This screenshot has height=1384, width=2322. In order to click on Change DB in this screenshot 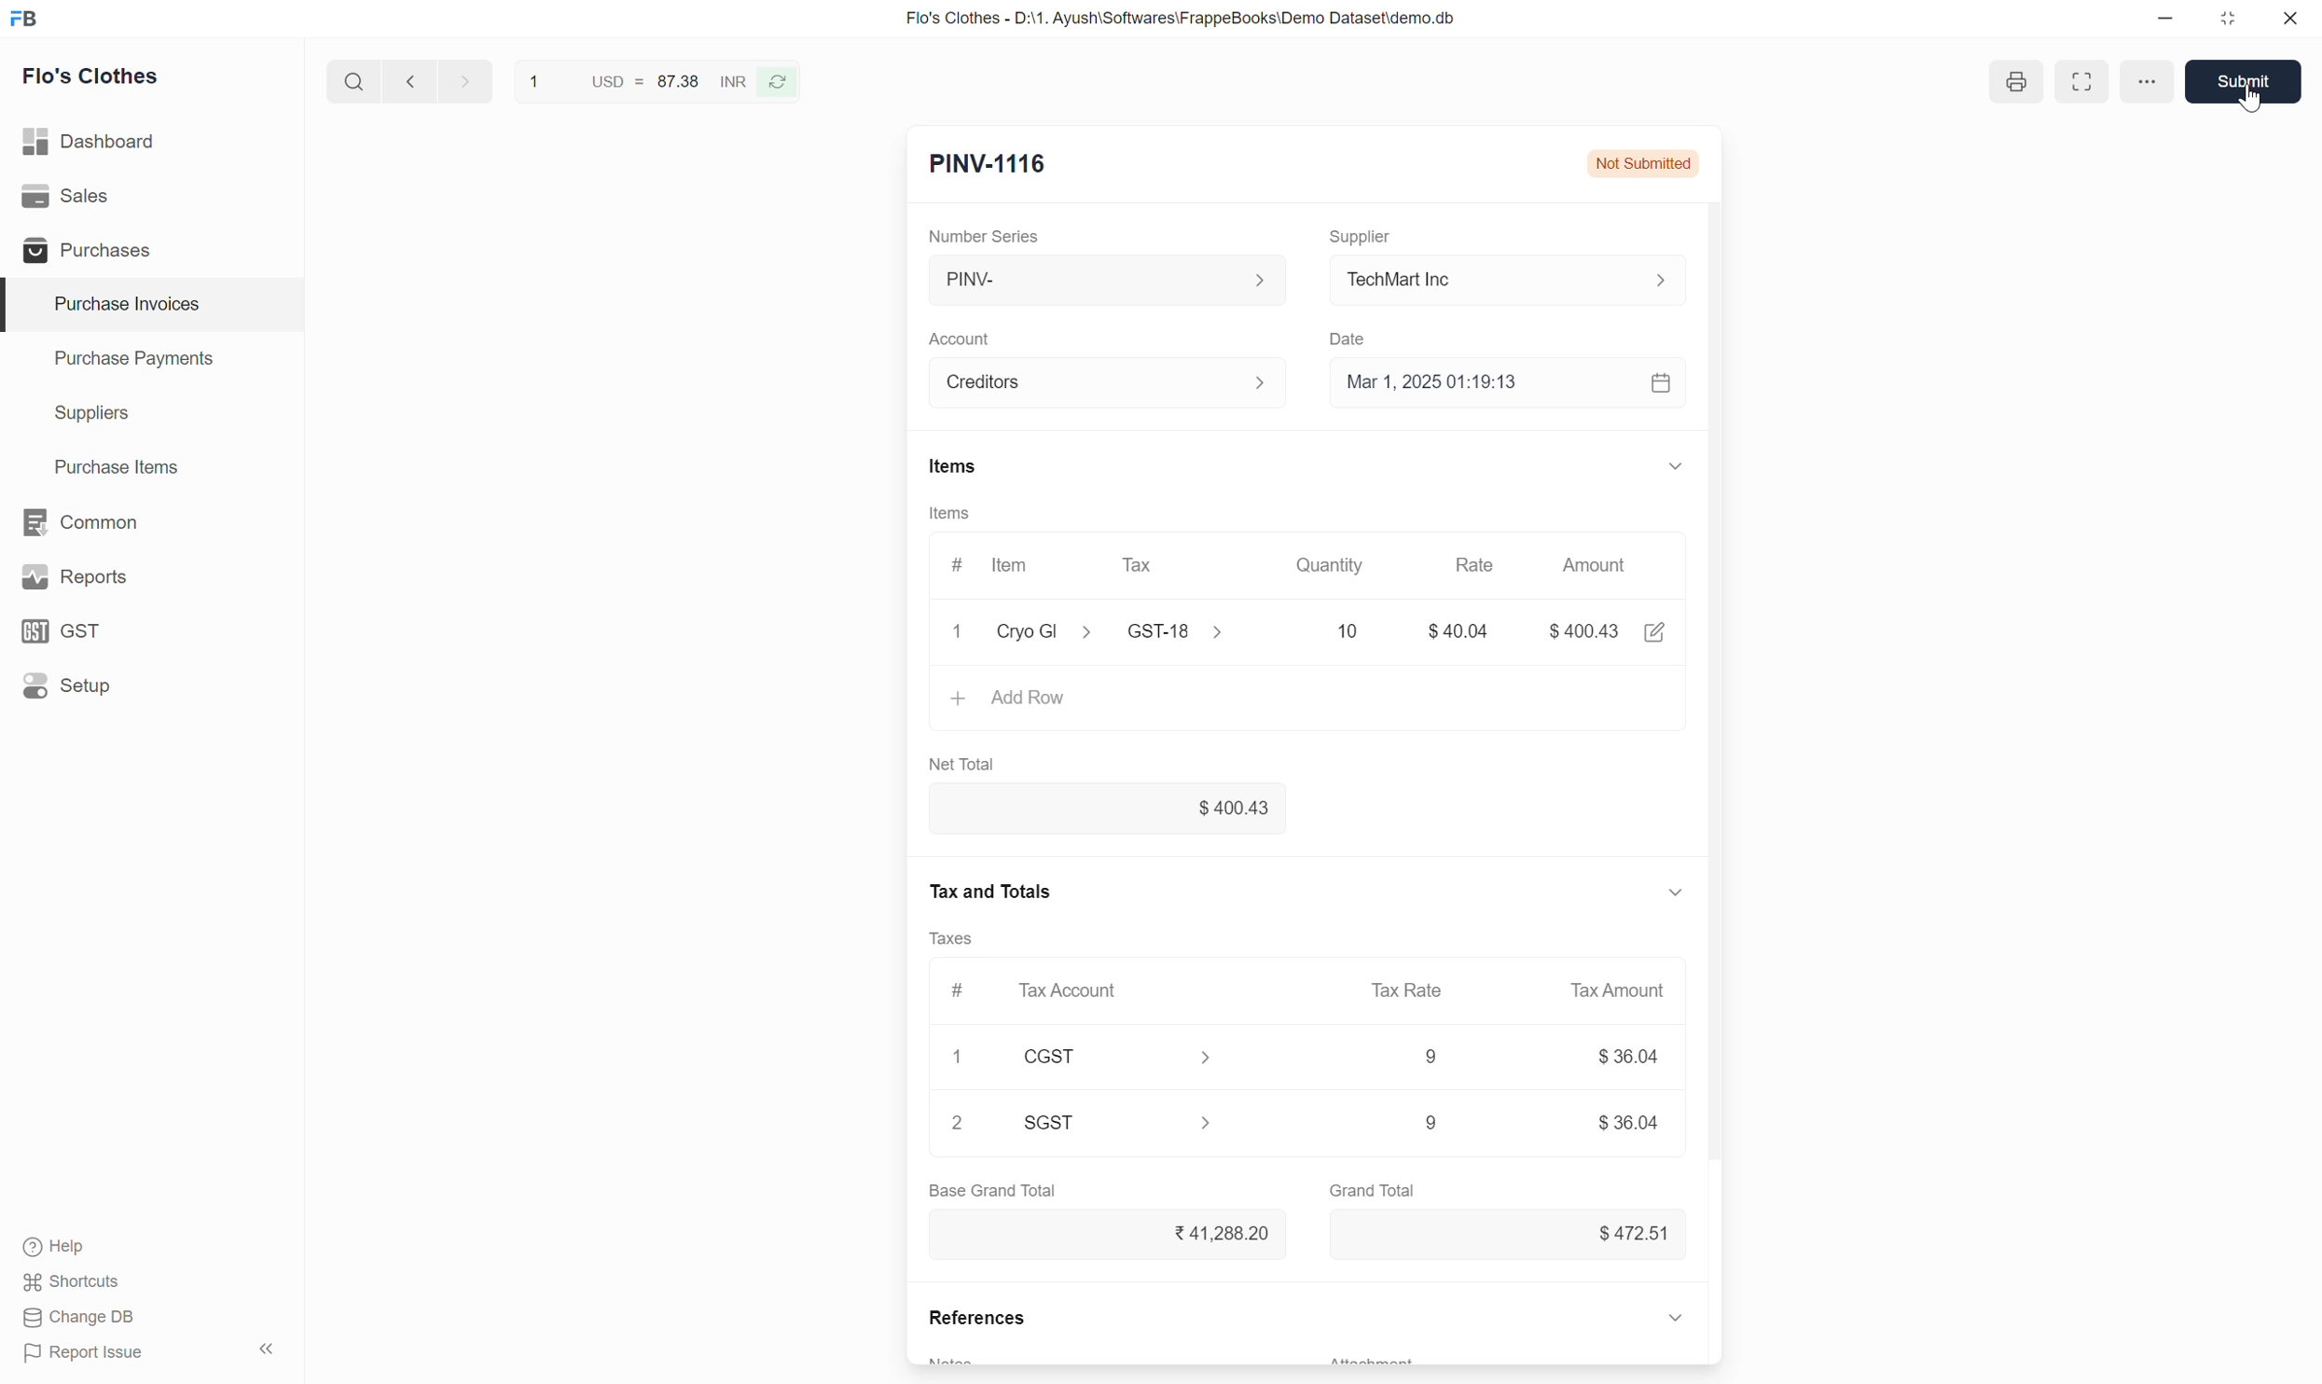, I will do `click(78, 1319)`.